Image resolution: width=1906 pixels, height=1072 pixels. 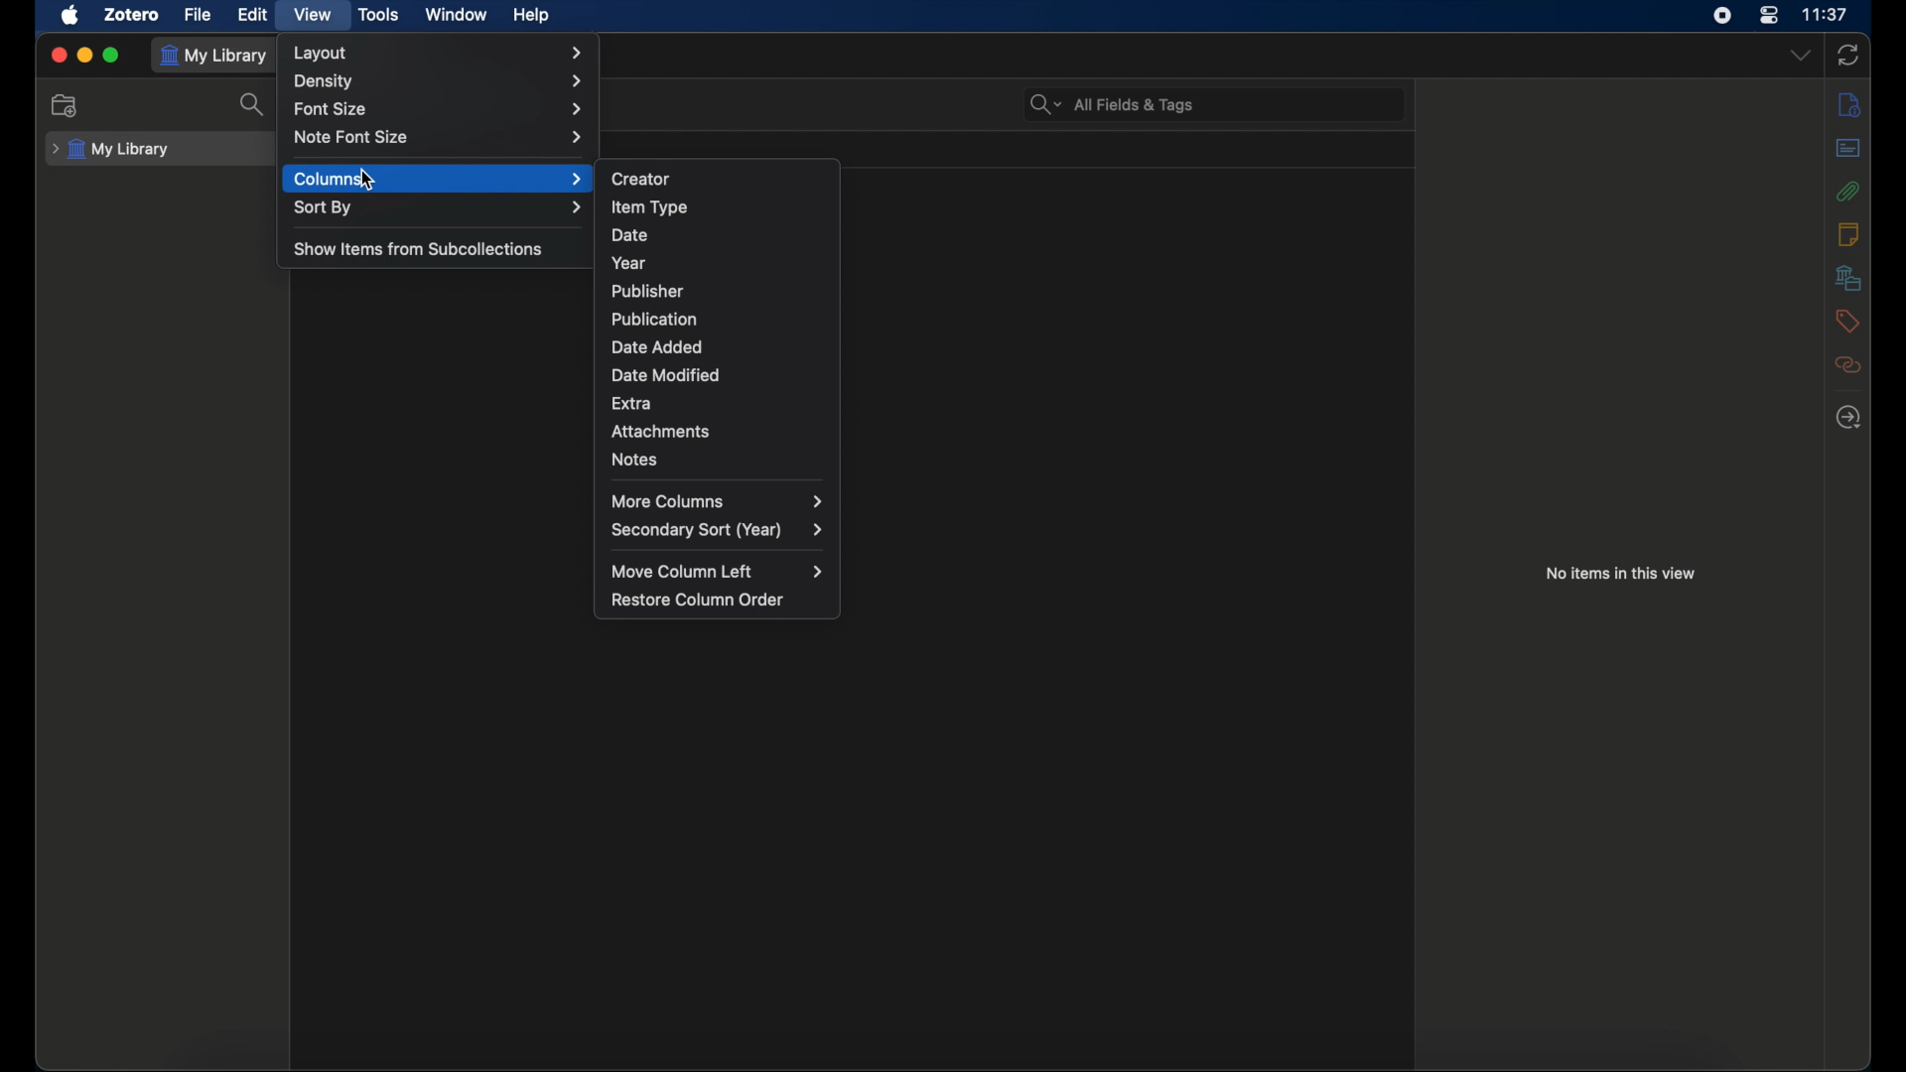 What do you see at coordinates (629, 235) in the screenshot?
I see `date` at bounding box center [629, 235].